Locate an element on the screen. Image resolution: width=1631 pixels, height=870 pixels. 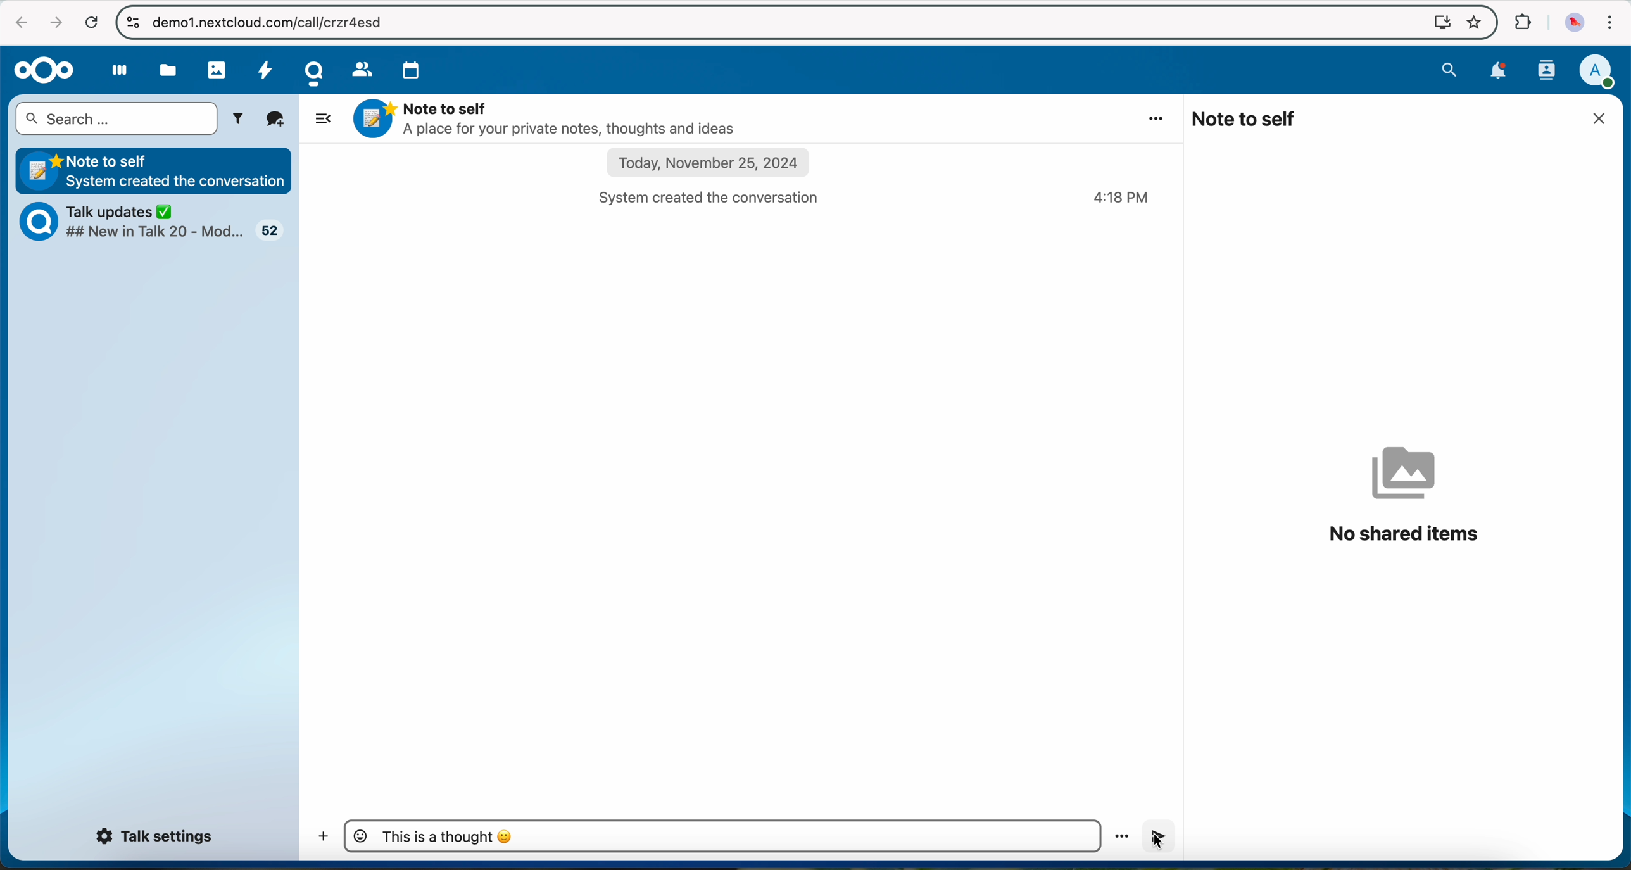
message is located at coordinates (448, 836).